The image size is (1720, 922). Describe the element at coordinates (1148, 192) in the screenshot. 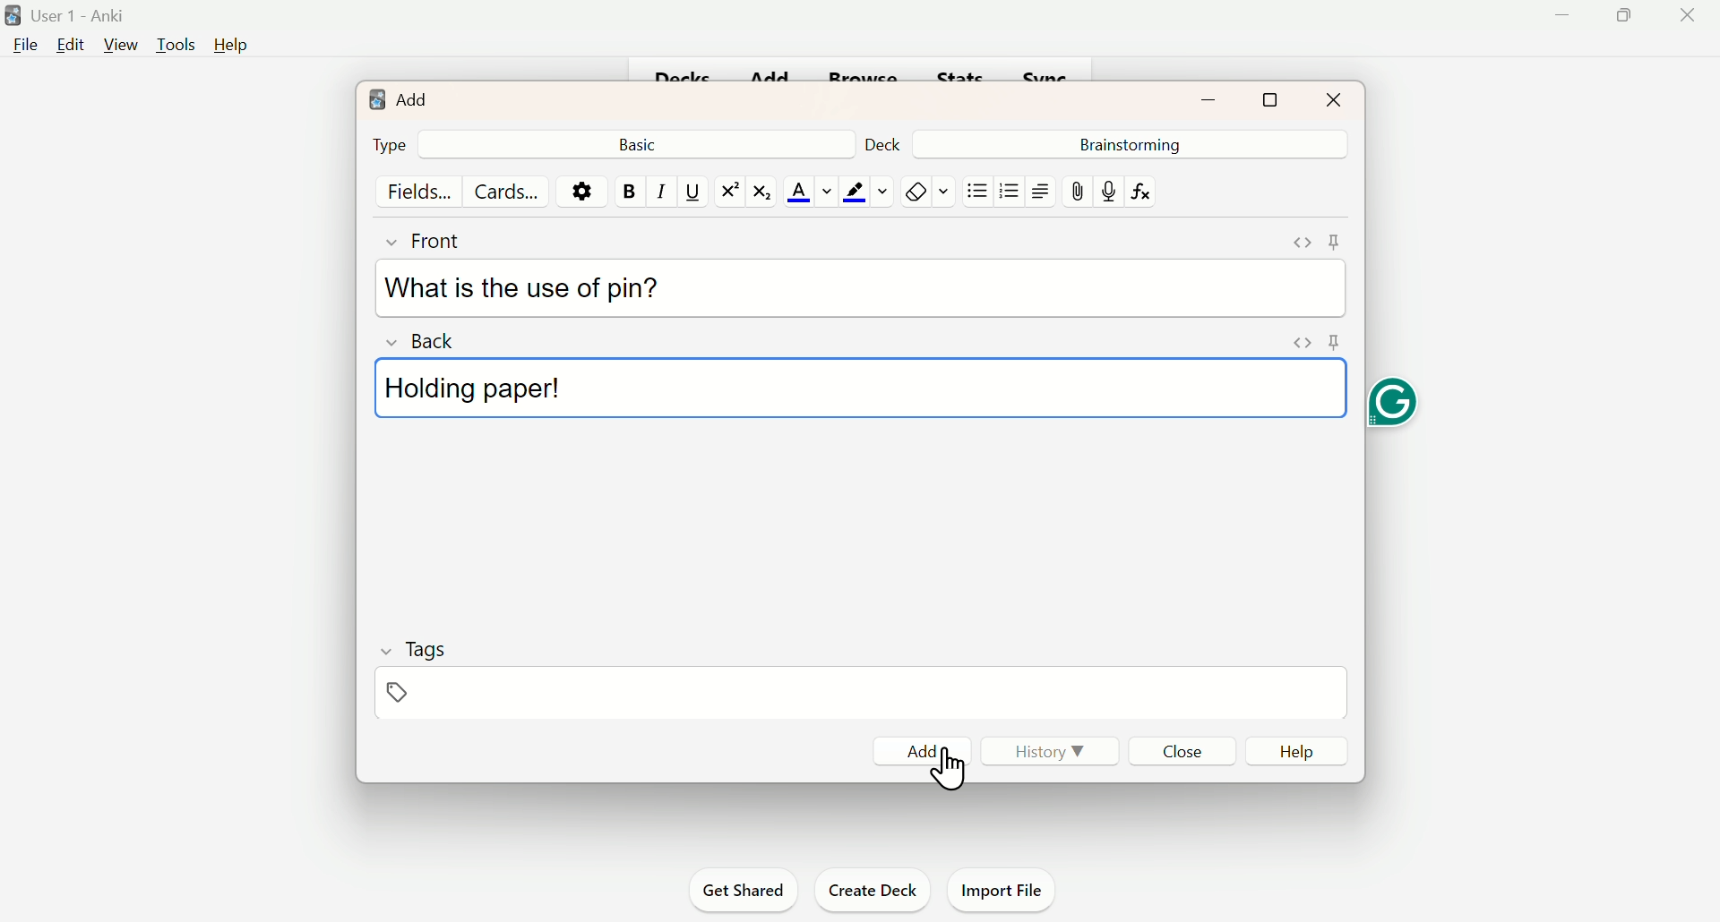

I see `fx` at that location.